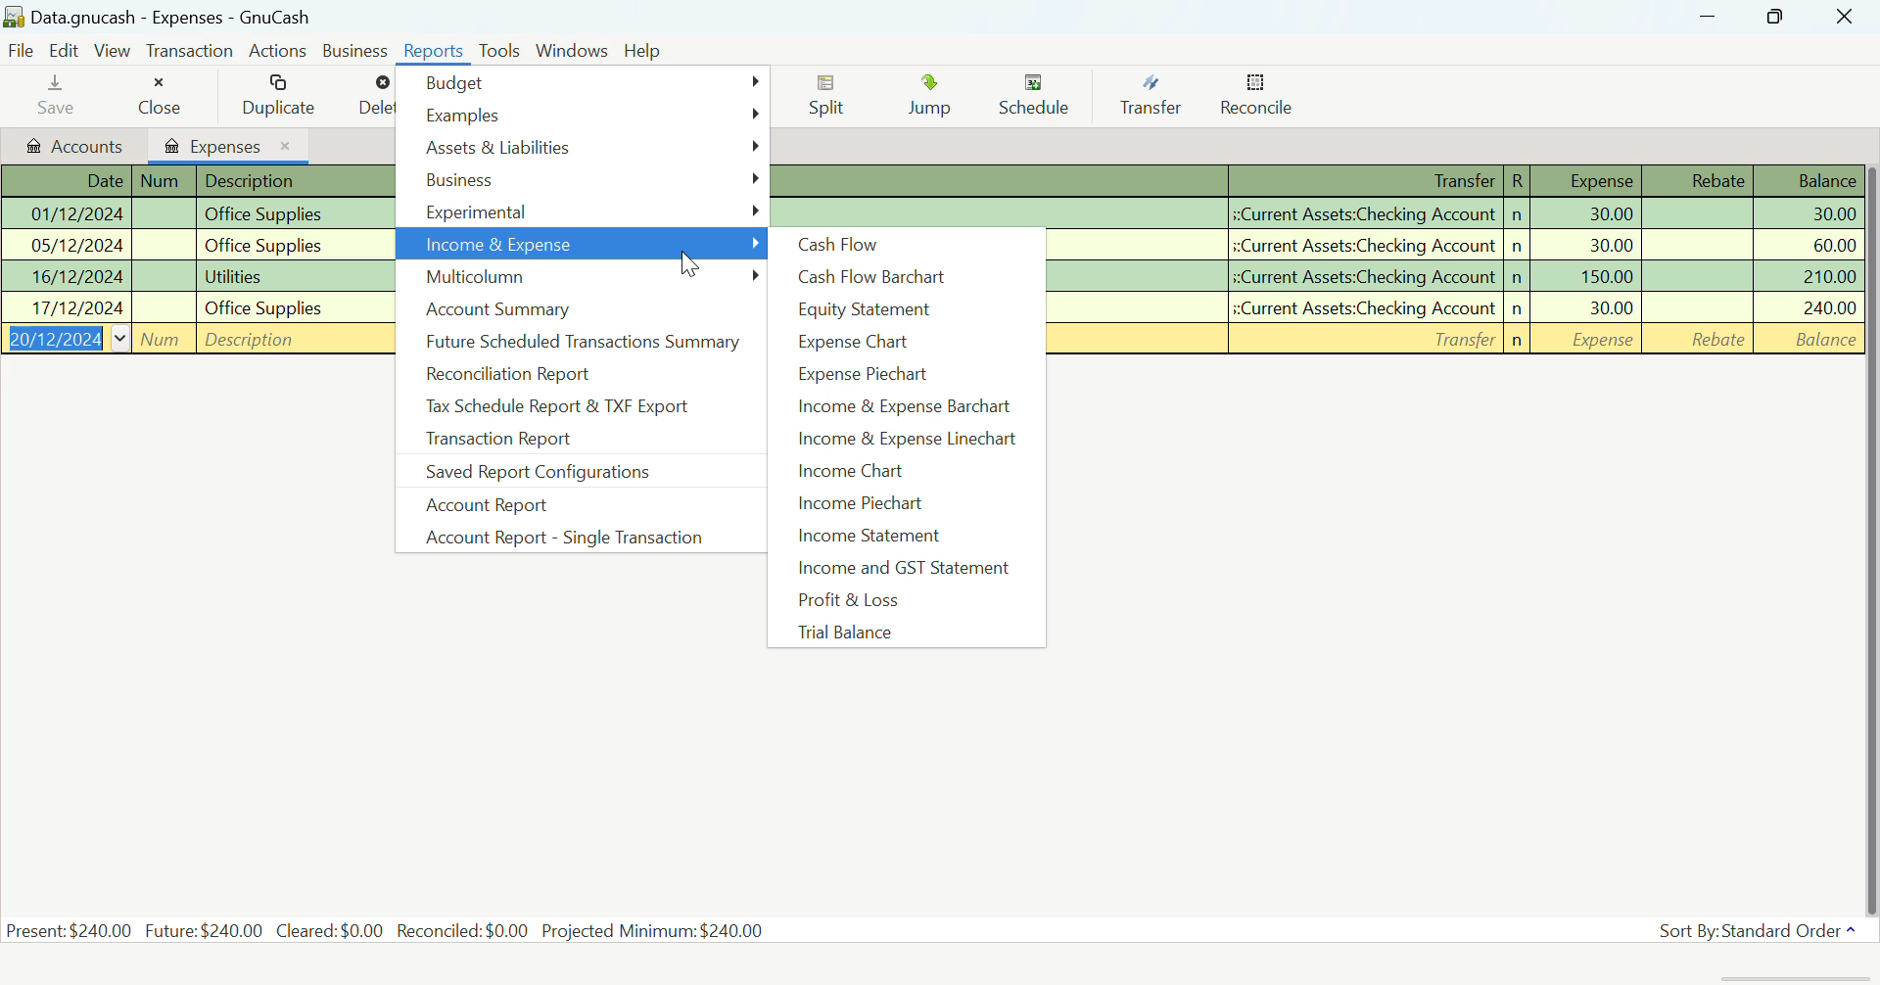 Image resolution: width=1880 pixels, height=985 pixels. What do you see at coordinates (584, 244) in the screenshot?
I see `Income & Expense` at bounding box center [584, 244].